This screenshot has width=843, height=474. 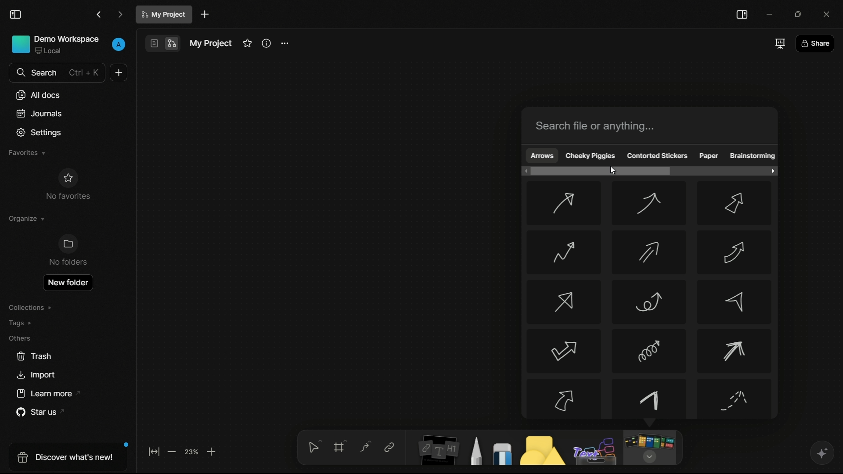 I want to click on select, so click(x=313, y=446).